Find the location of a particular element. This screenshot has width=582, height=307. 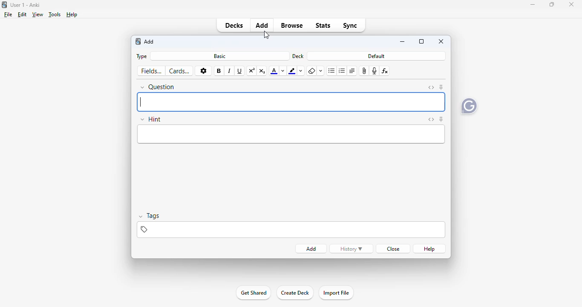

minimize is located at coordinates (533, 5).